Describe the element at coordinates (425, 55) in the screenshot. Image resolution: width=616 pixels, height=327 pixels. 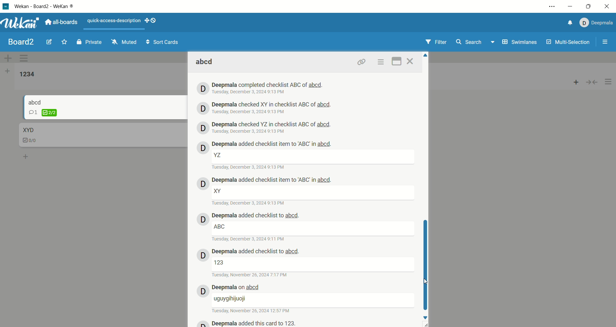
I see `Up` at that location.